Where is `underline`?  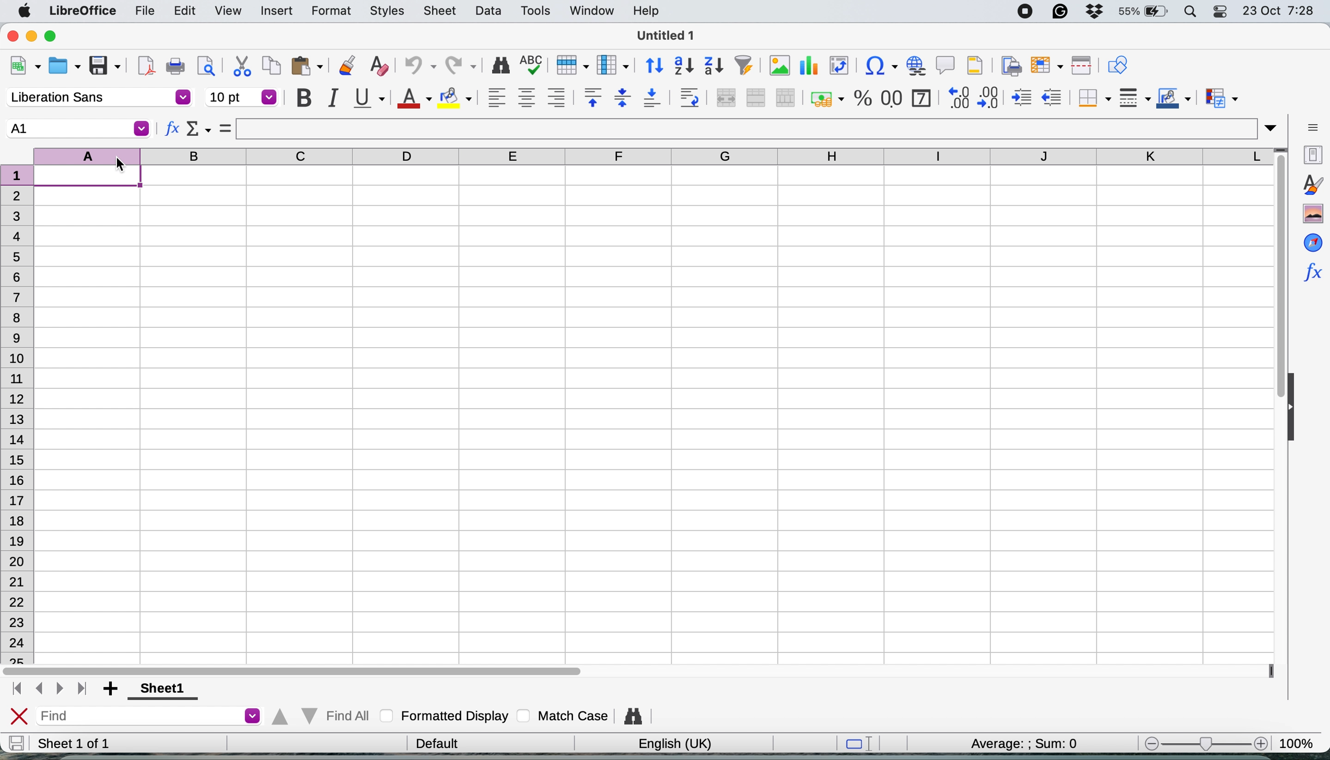
underline is located at coordinates (370, 98).